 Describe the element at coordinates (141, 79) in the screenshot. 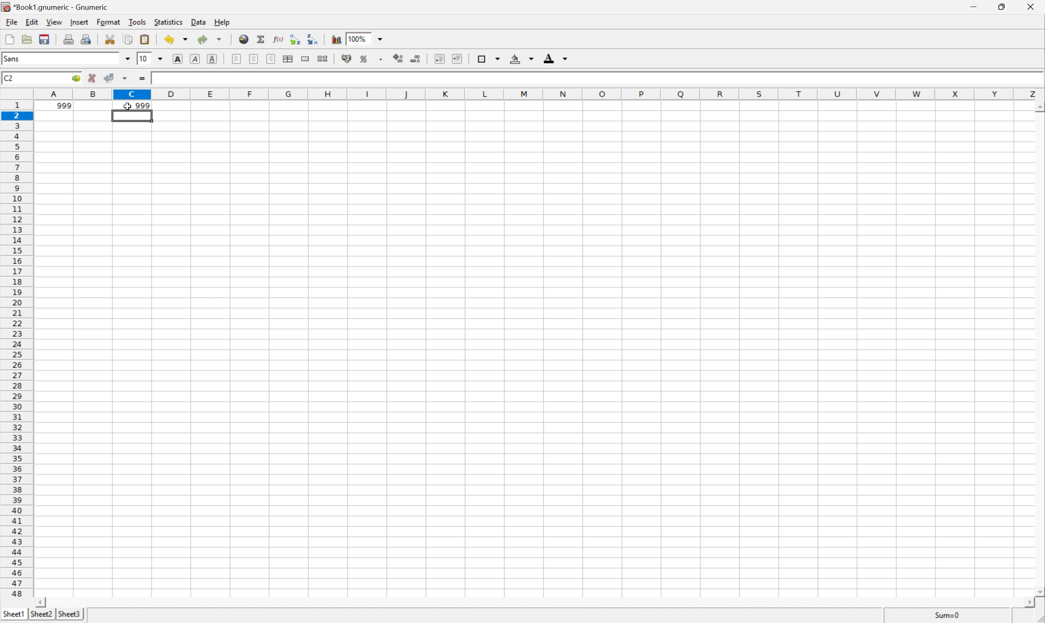

I see `enter formula` at that location.